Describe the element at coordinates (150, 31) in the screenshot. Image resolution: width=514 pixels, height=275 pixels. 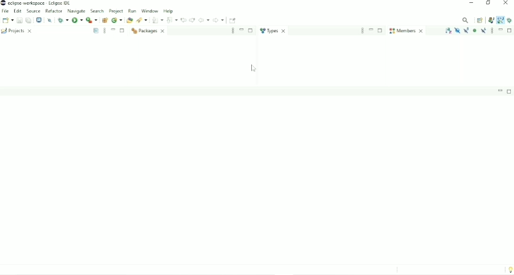
I see `Packages` at that location.